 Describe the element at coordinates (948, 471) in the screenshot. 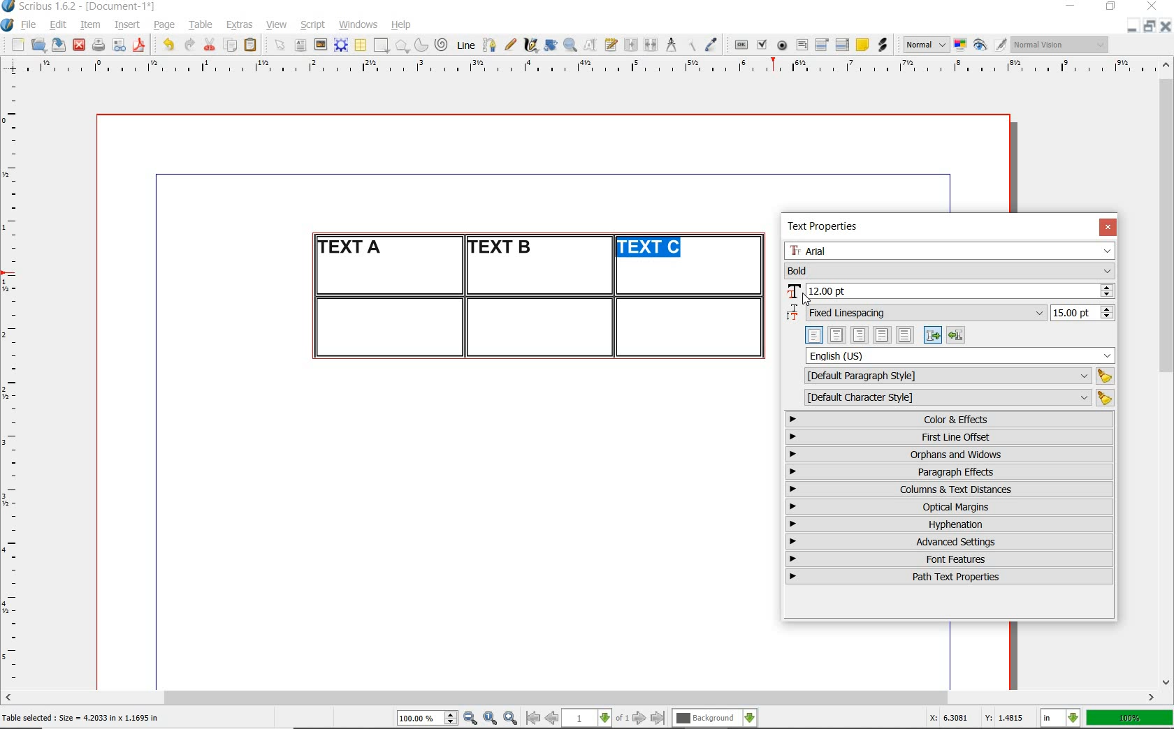

I see `paragraph effects` at that location.